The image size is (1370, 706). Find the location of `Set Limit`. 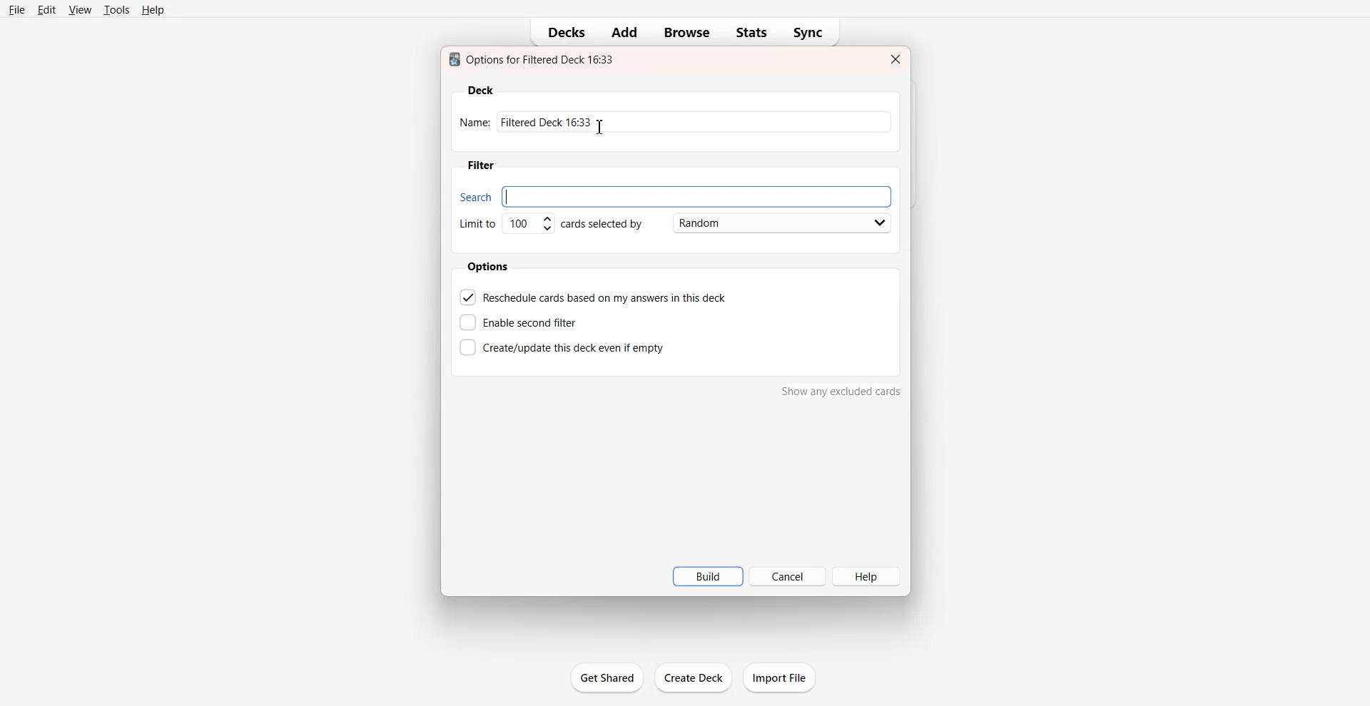

Set Limit is located at coordinates (505, 224).